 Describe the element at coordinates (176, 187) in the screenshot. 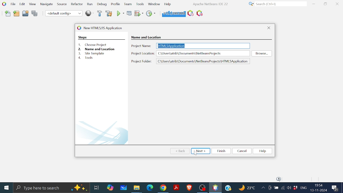

I see `Adobe reader` at that location.